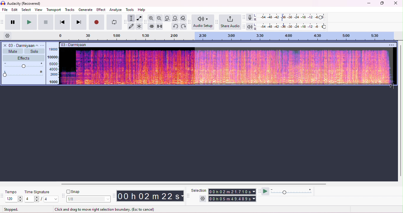 This screenshot has width=403, height=213. What do you see at coordinates (250, 17) in the screenshot?
I see `recording meter` at bounding box center [250, 17].